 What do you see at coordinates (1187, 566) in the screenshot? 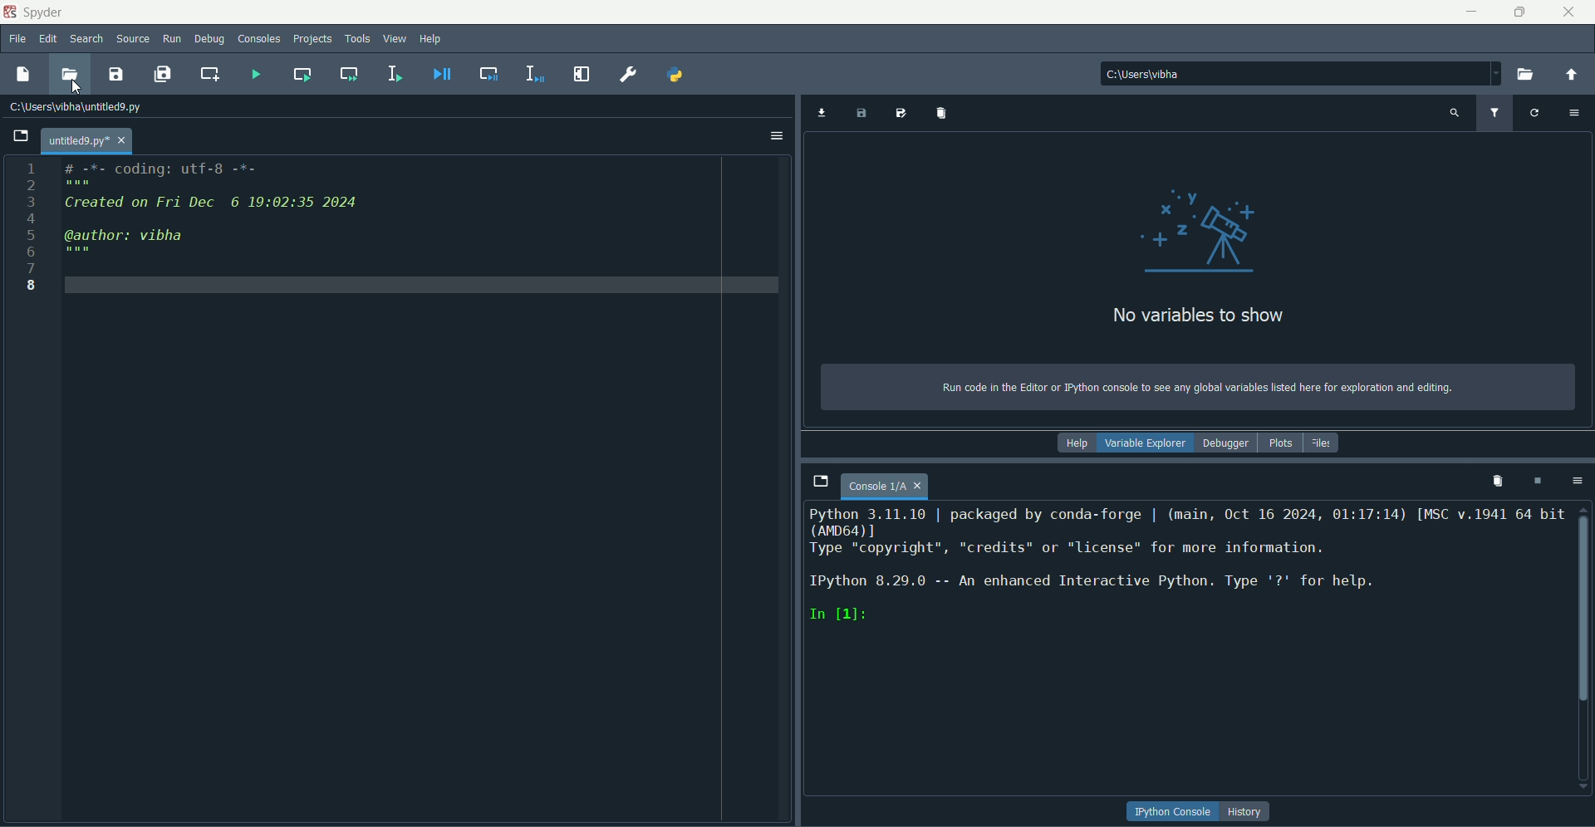
I see `text` at bounding box center [1187, 566].